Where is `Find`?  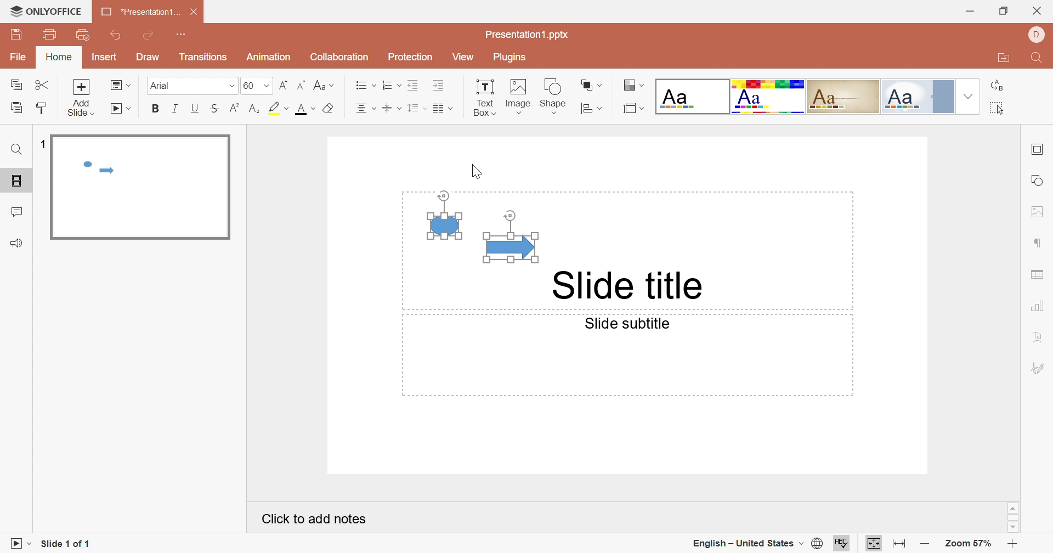
Find is located at coordinates (17, 150).